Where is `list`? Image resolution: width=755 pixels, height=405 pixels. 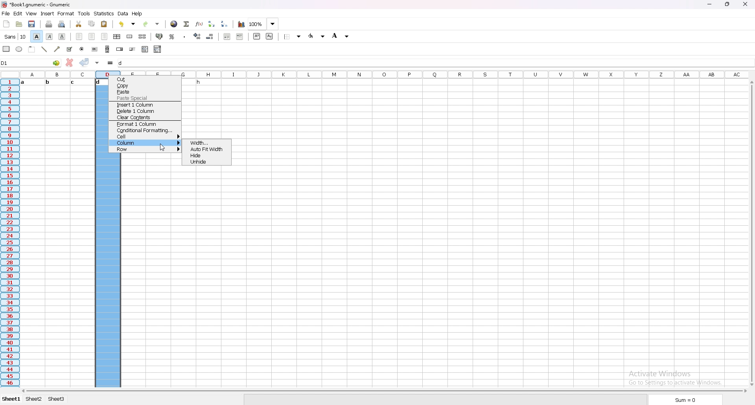
list is located at coordinates (145, 49).